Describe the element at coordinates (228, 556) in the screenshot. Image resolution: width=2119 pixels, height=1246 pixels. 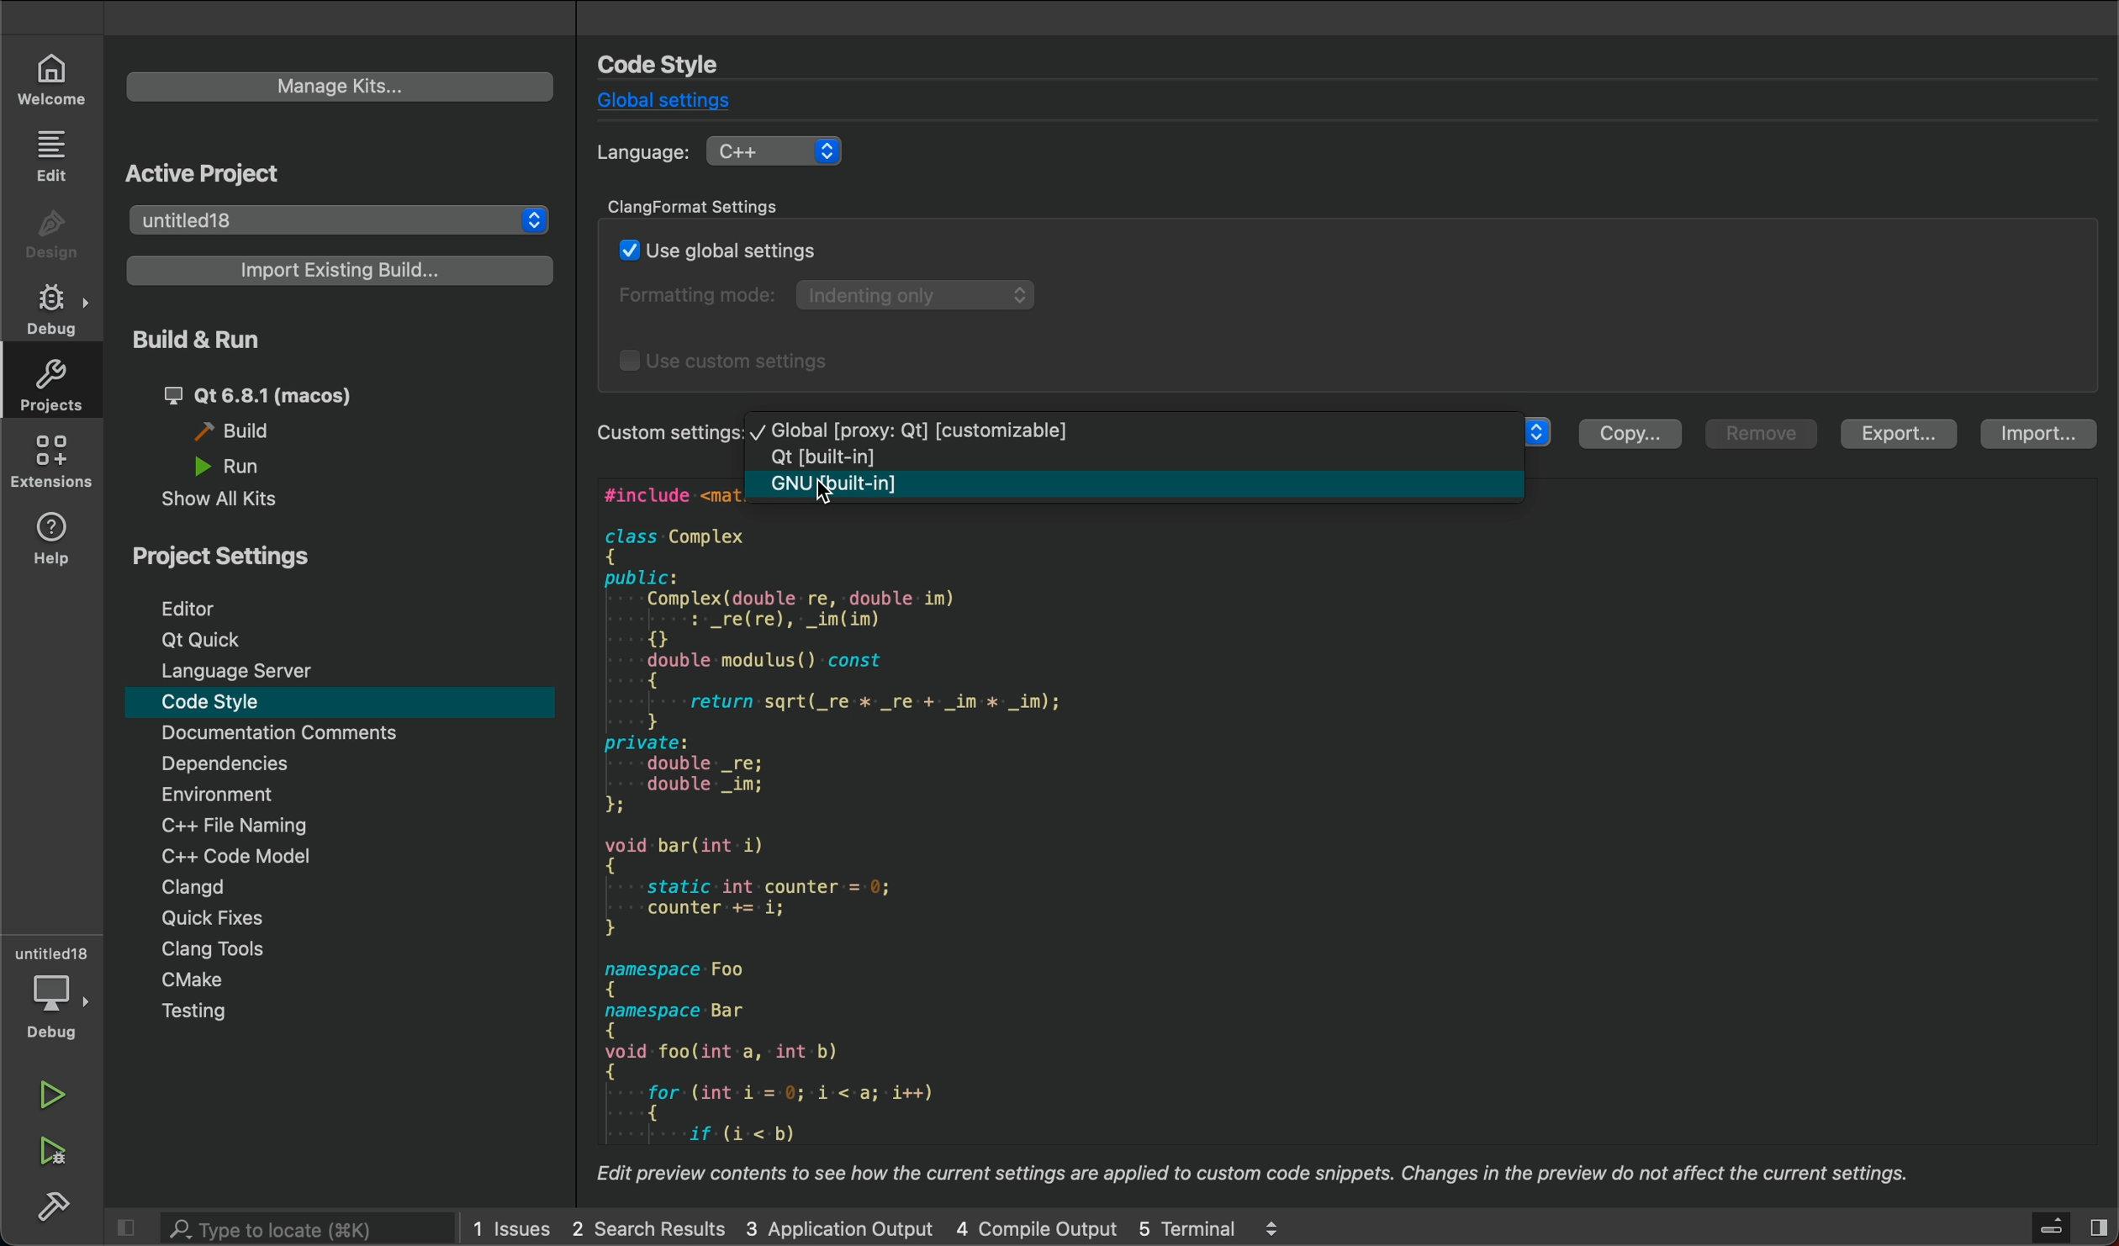
I see `Project setting ` at that location.